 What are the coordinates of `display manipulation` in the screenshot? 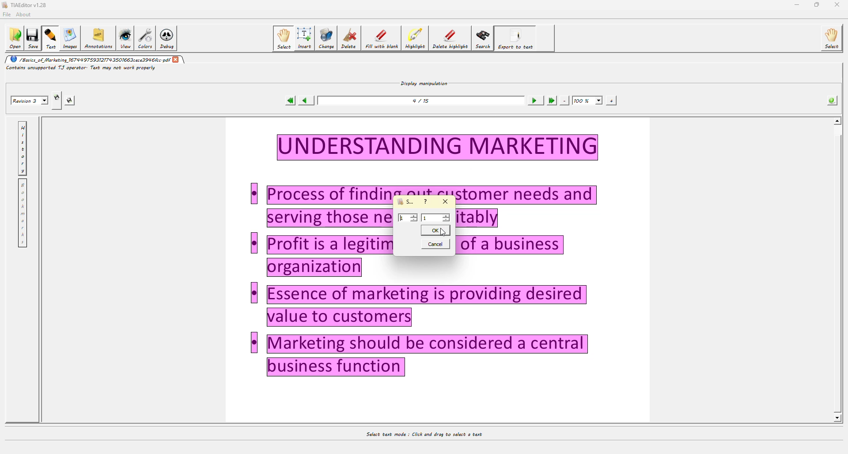 It's located at (423, 82).